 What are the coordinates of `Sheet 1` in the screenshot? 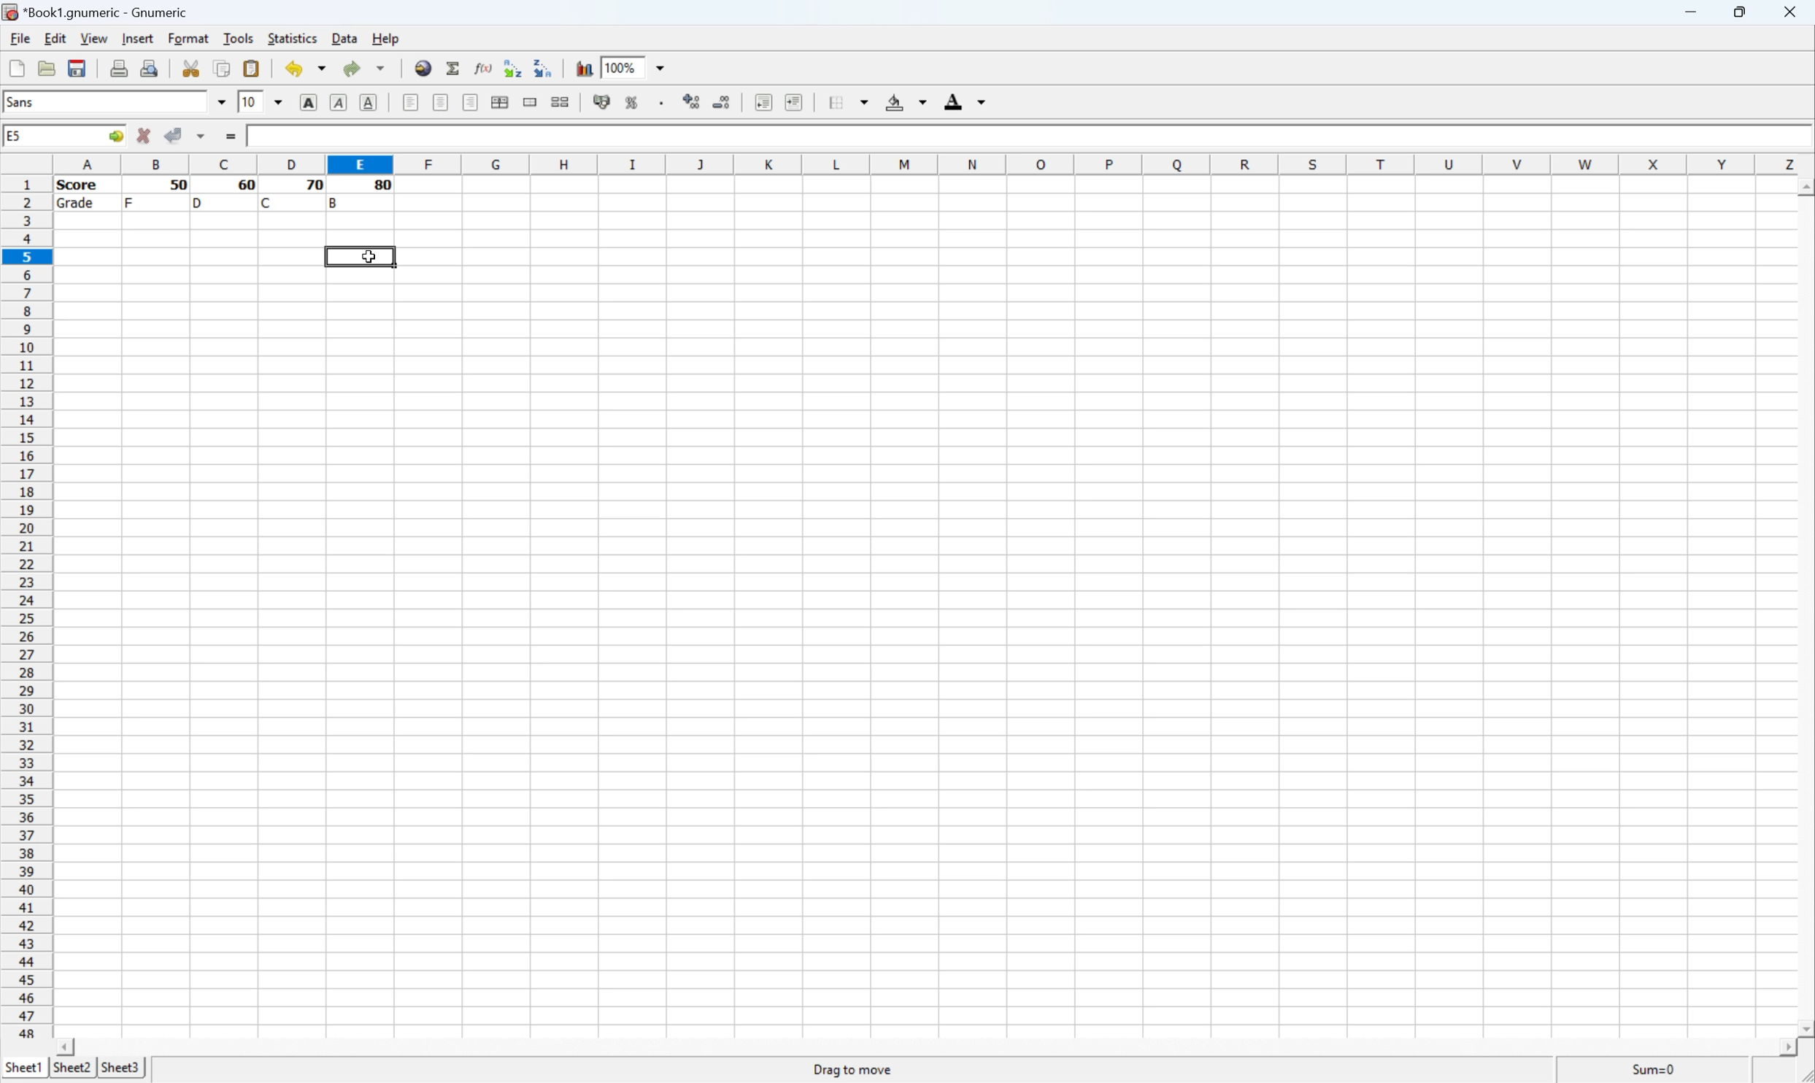 It's located at (23, 1067).